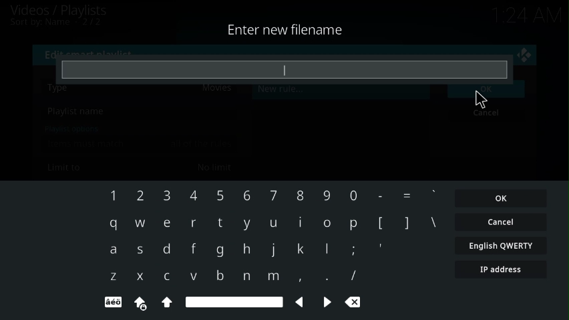 This screenshot has height=320, width=569. Describe the element at coordinates (379, 252) in the screenshot. I see `'` at that location.